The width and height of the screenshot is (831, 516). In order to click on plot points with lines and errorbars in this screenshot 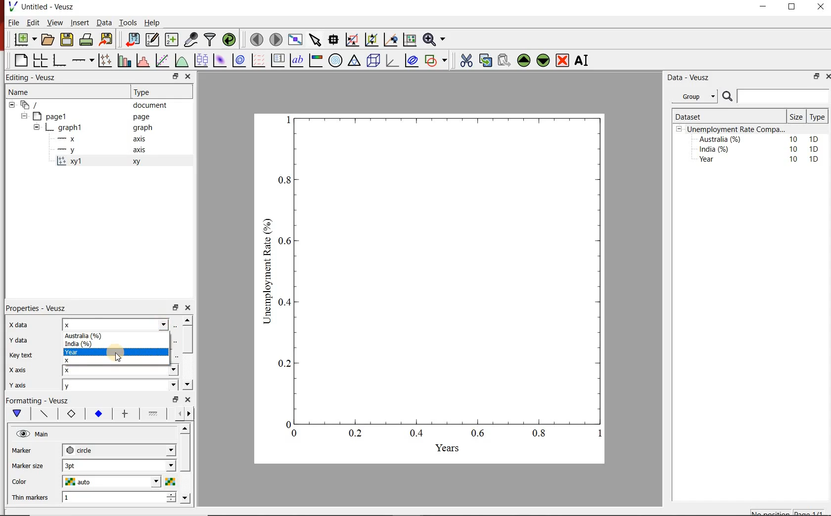, I will do `click(105, 60)`.